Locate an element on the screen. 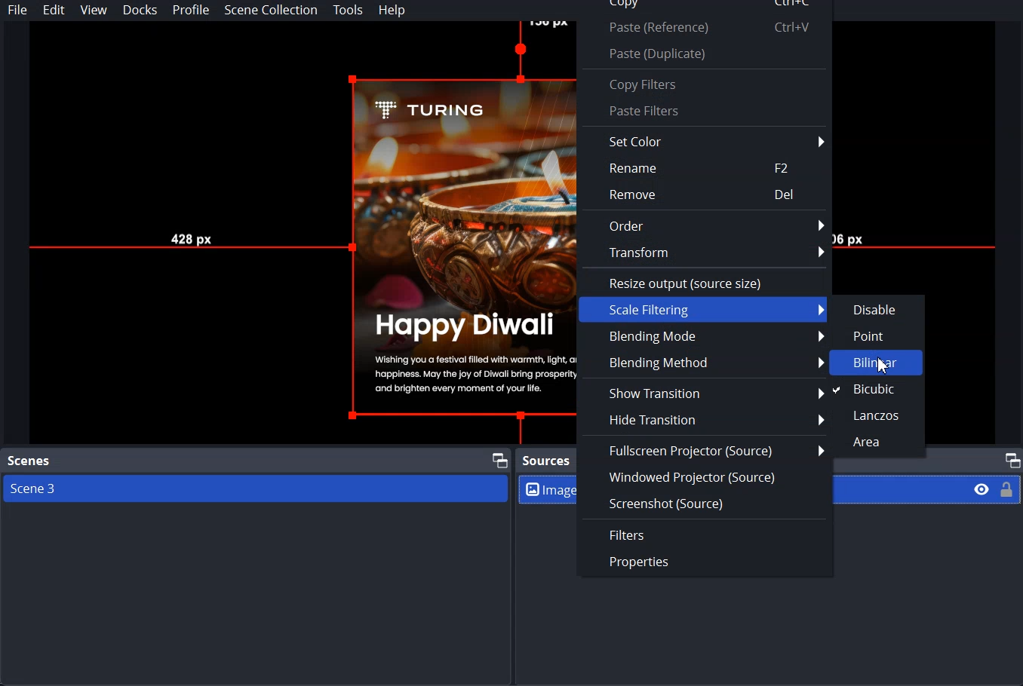 The width and height of the screenshot is (1023, 686). Docks is located at coordinates (141, 10).